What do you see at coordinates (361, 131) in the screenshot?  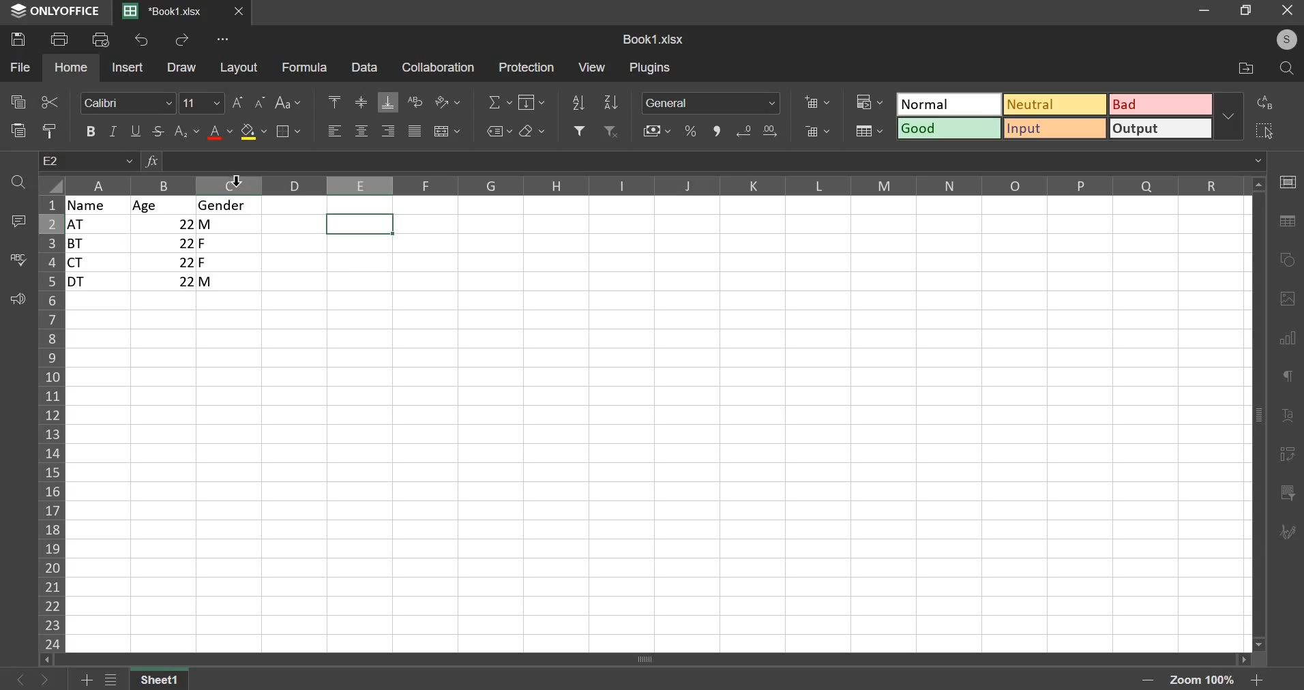 I see `align center` at bounding box center [361, 131].